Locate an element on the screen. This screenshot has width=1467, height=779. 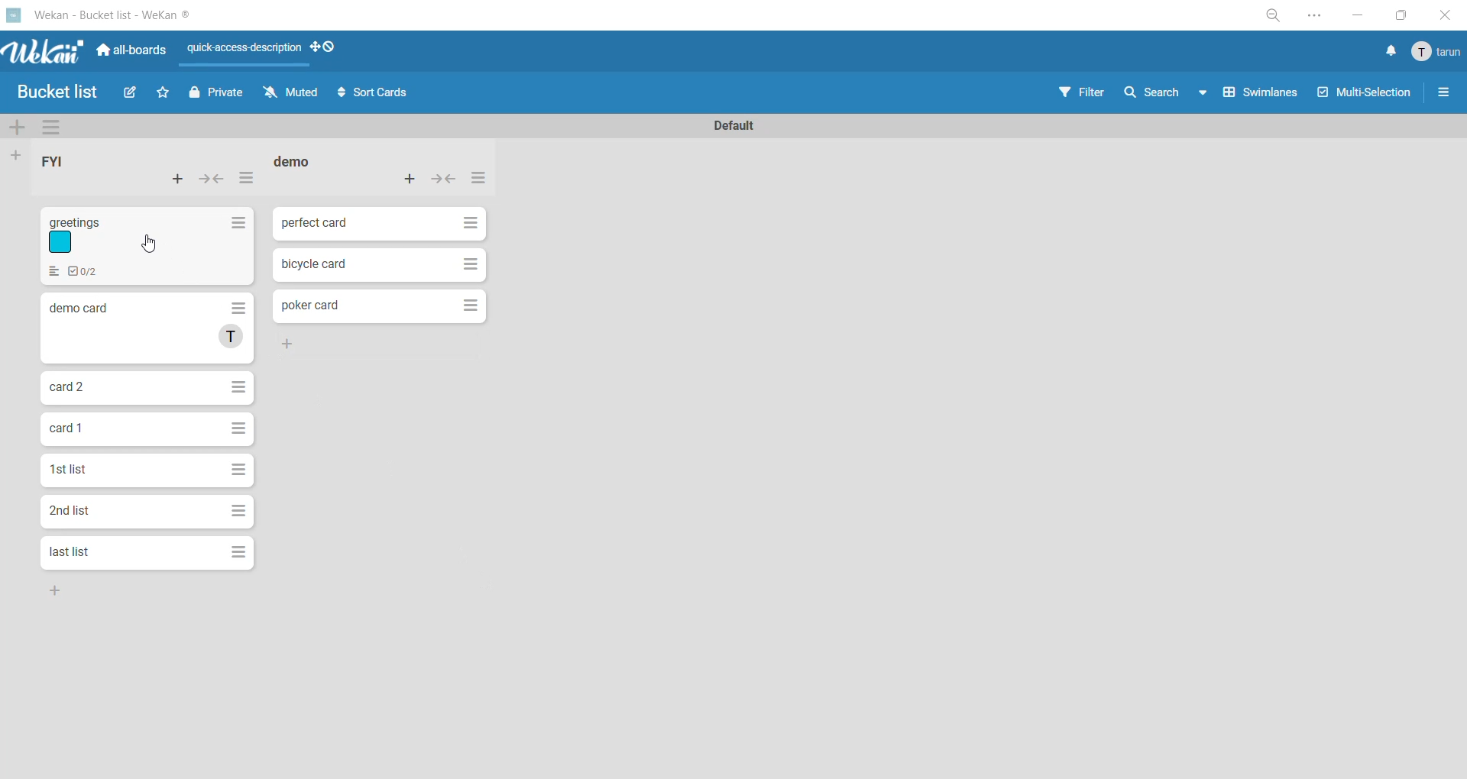
star is located at coordinates (165, 93).